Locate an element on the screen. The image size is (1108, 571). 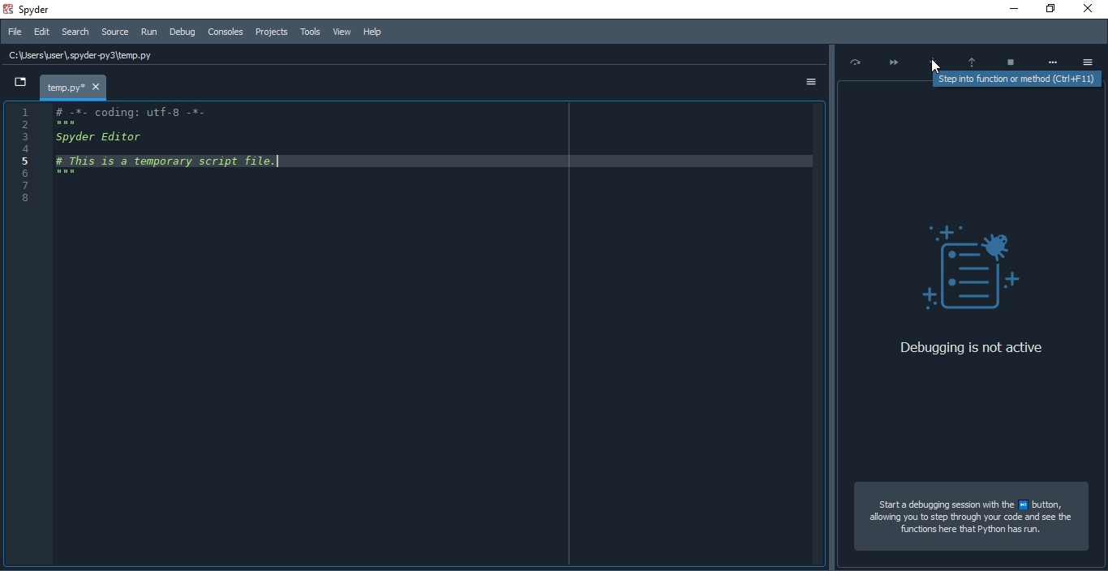
Step nto function or method (Ctrl +11) is located at coordinates (1020, 78).